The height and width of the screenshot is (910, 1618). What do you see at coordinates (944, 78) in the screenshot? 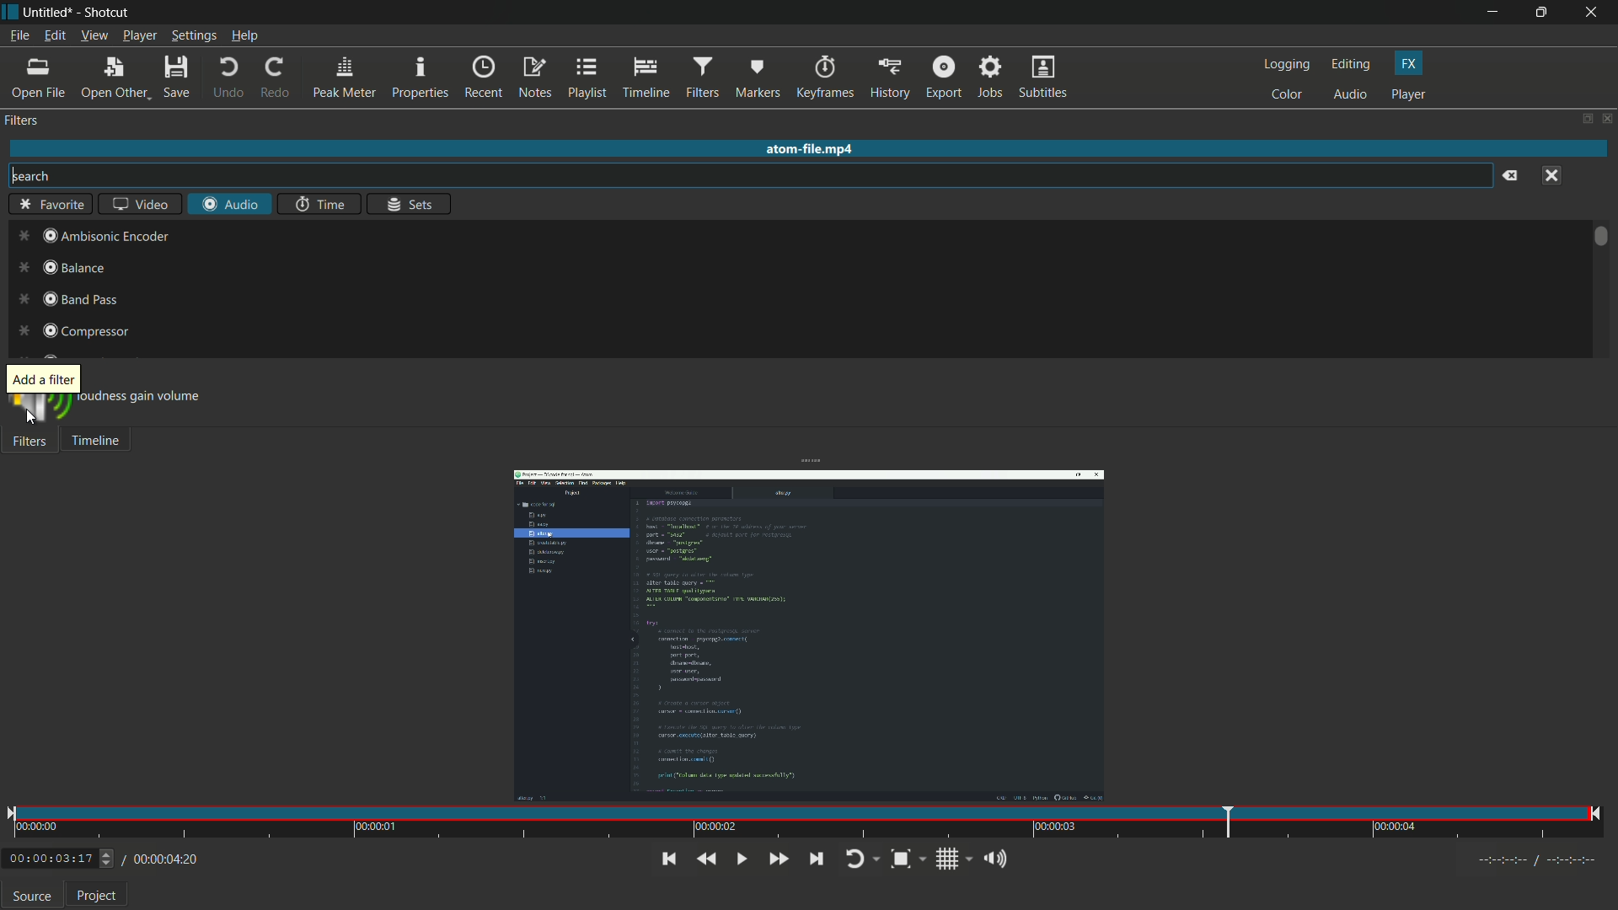
I see `export` at bounding box center [944, 78].